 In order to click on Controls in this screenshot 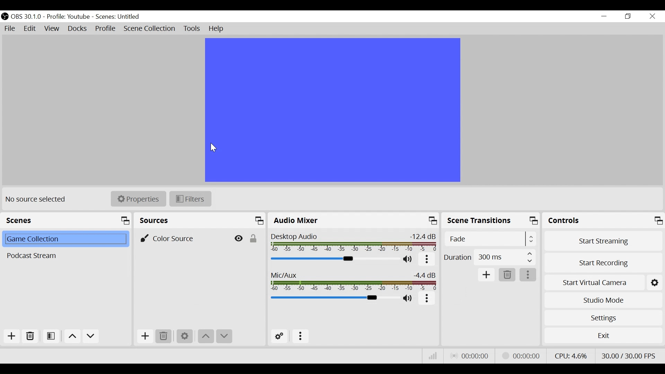, I will do `click(602, 221)`.